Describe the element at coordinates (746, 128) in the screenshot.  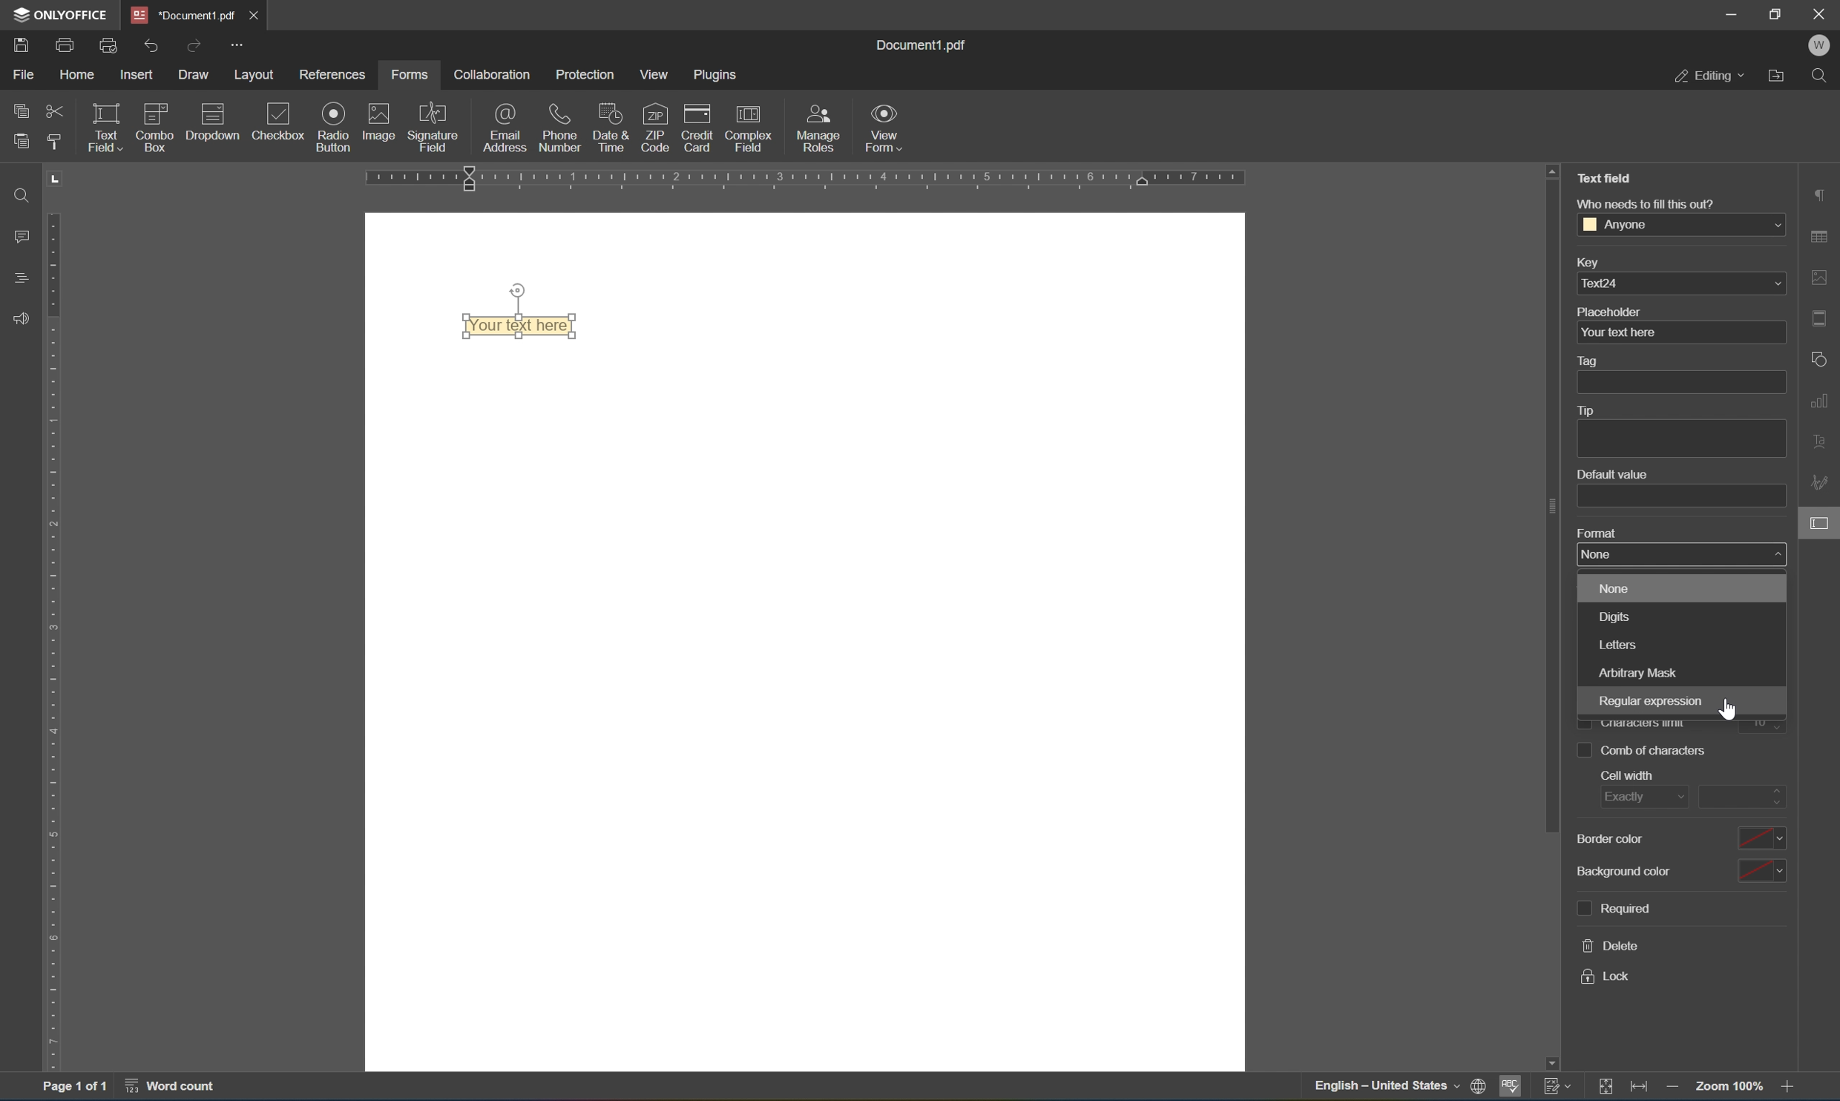
I see `complex field` at that location.